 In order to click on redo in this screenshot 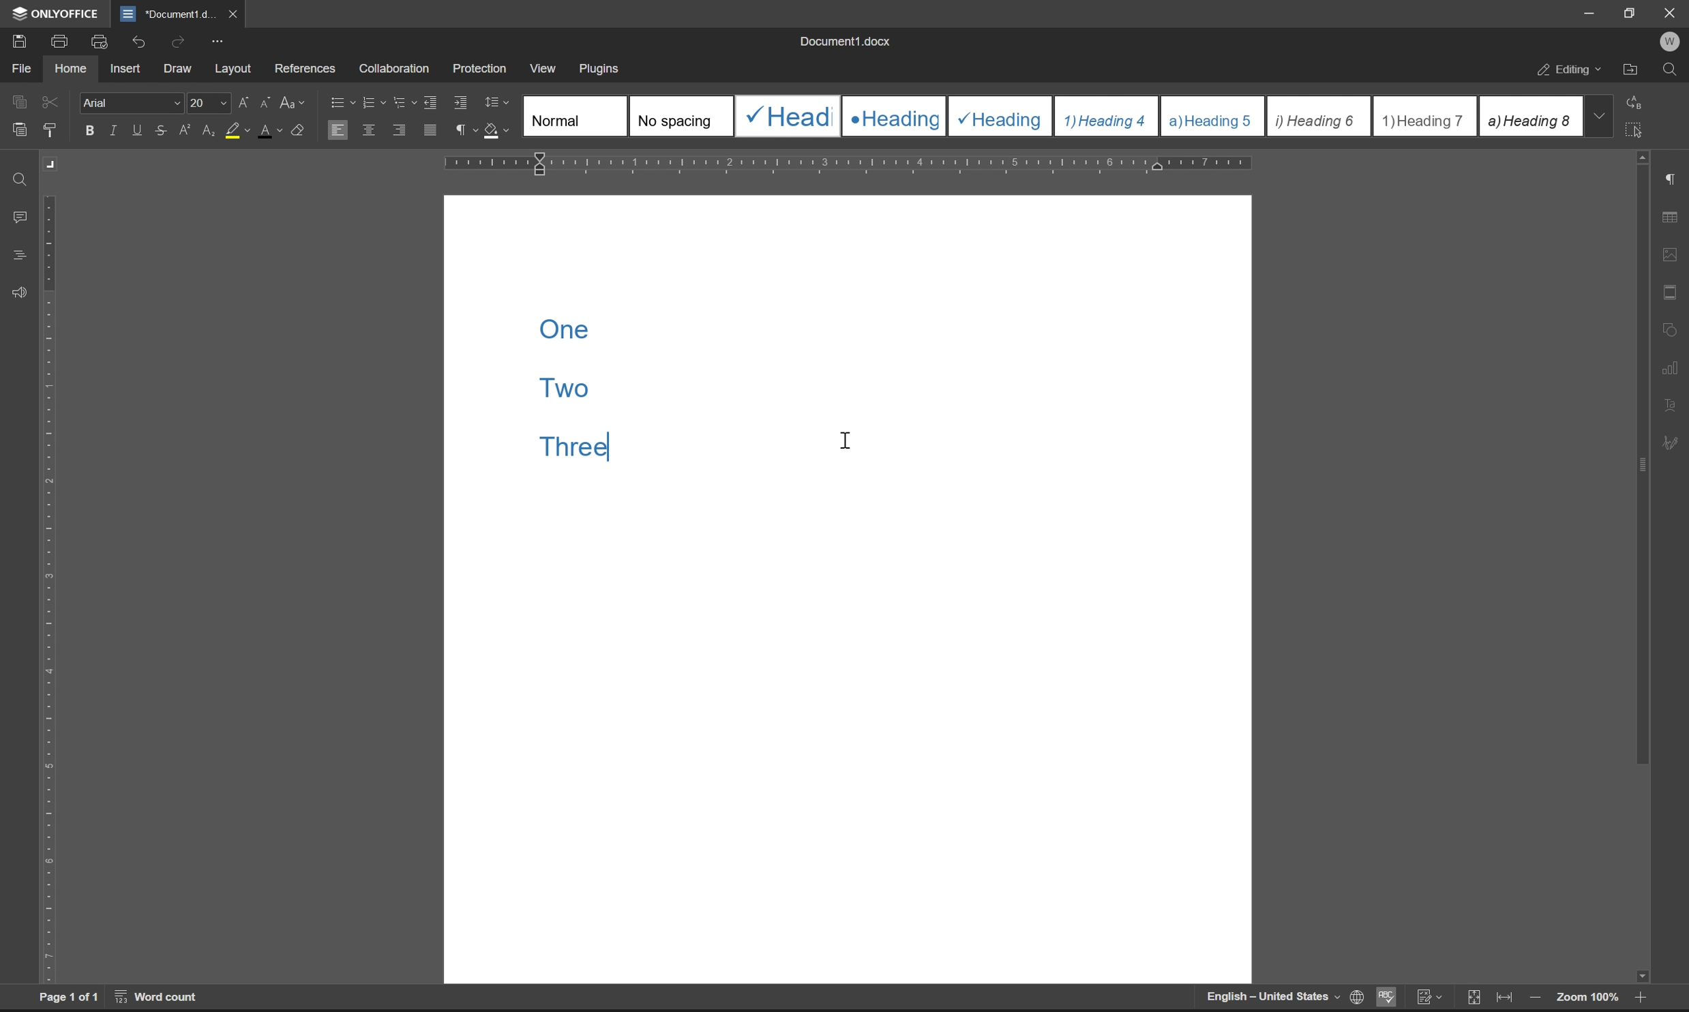, I will do `click(181, 41)`.